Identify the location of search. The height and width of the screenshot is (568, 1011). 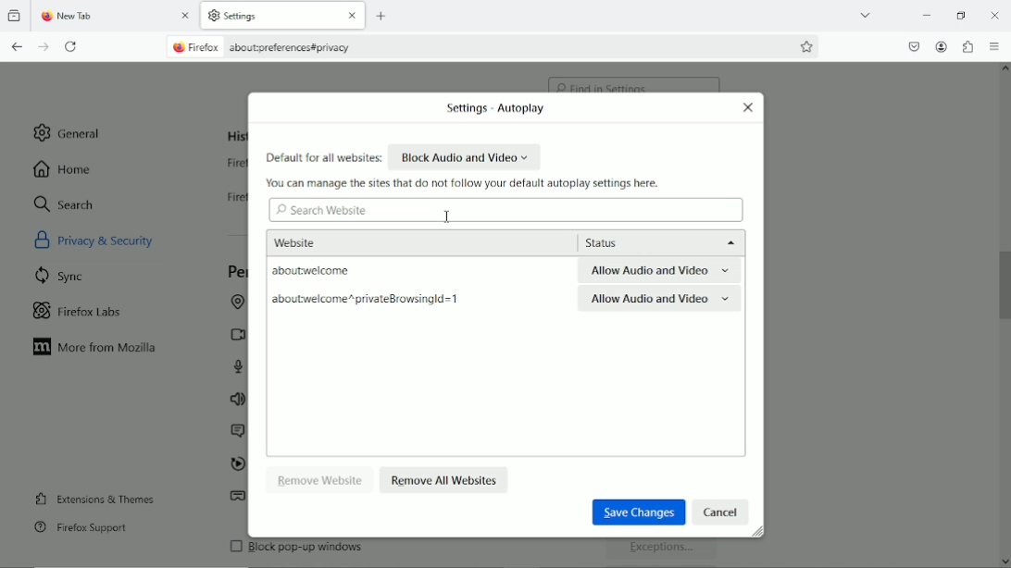
(65, 204).